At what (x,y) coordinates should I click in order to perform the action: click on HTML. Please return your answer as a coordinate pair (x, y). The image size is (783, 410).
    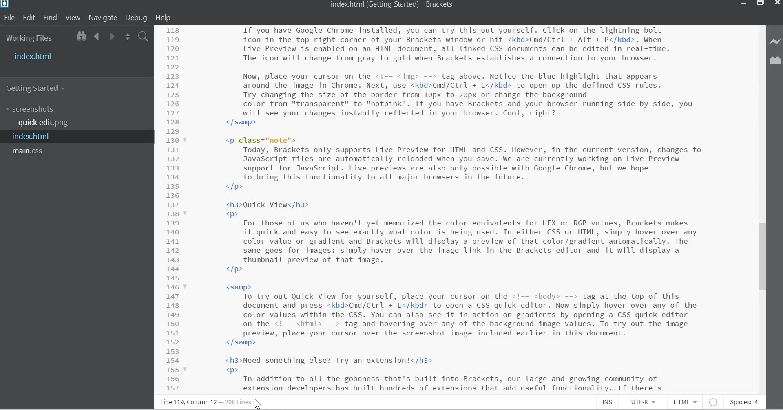
    Looking at the image, I should click on (686, 402).